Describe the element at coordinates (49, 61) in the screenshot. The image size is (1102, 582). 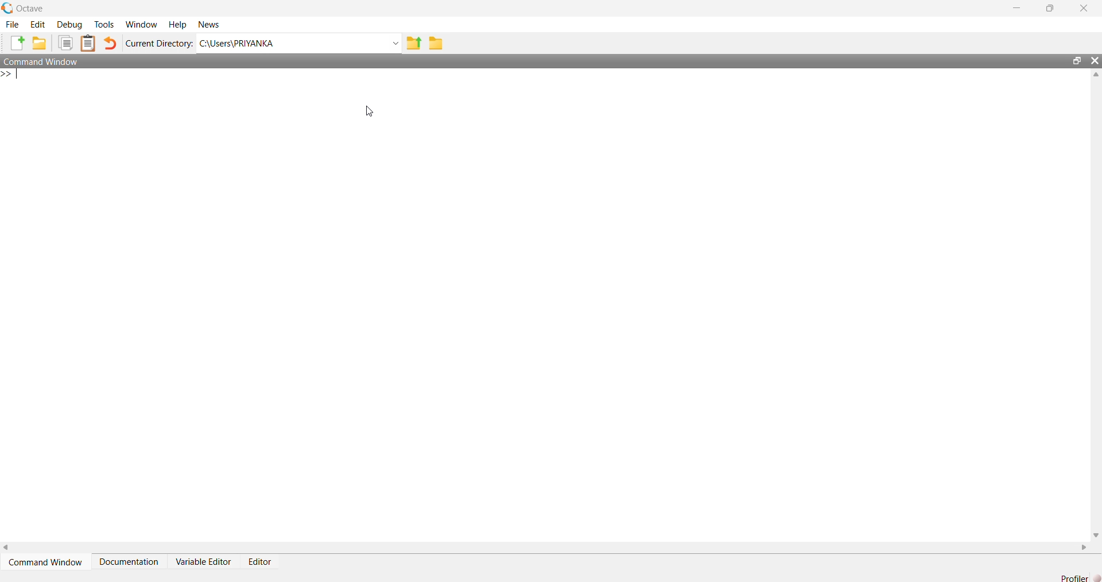
I see `Command Window` at that location.